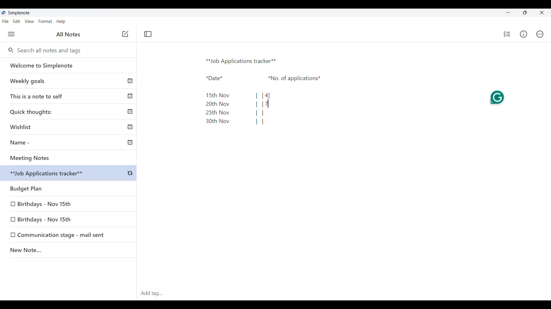  I want to click on Software name, so click(19, 13).